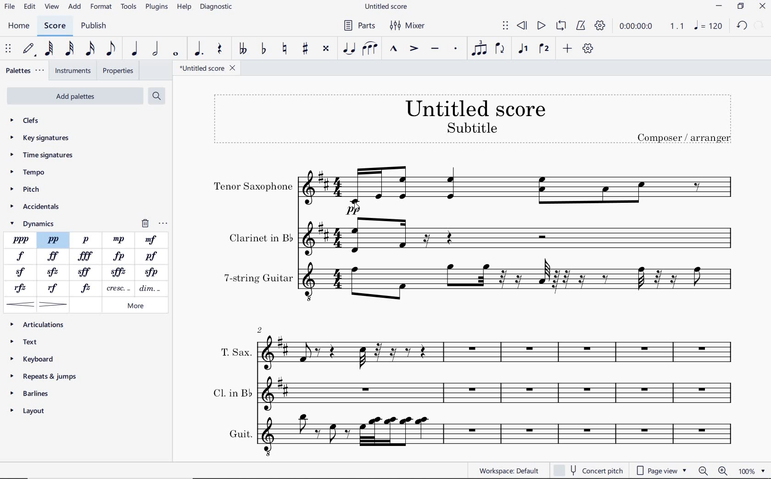  I want to click on Tenor Saxophone, so click(520, 190).